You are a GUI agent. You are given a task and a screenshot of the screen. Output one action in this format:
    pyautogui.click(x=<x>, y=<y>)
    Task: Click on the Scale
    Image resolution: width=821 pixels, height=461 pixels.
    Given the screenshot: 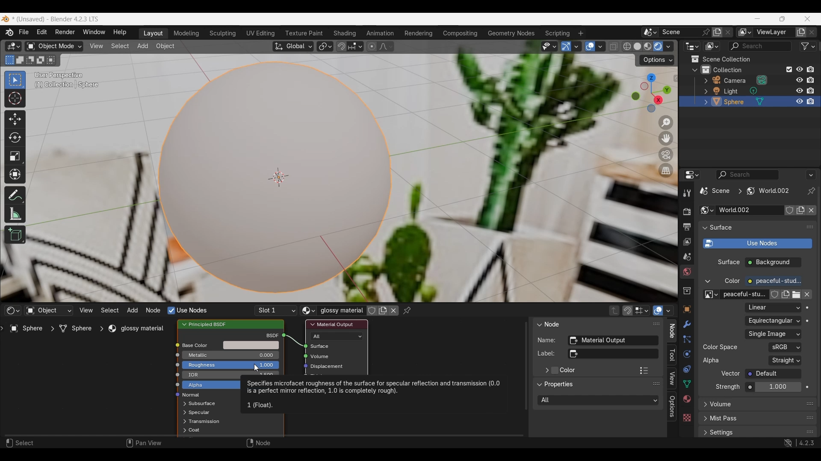 What is the action you would take?
    pyautogui.click(x=15, y=156)
    